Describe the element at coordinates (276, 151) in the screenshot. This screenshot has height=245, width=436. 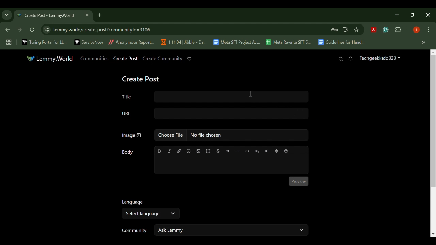
I see `spoiler` at that location.